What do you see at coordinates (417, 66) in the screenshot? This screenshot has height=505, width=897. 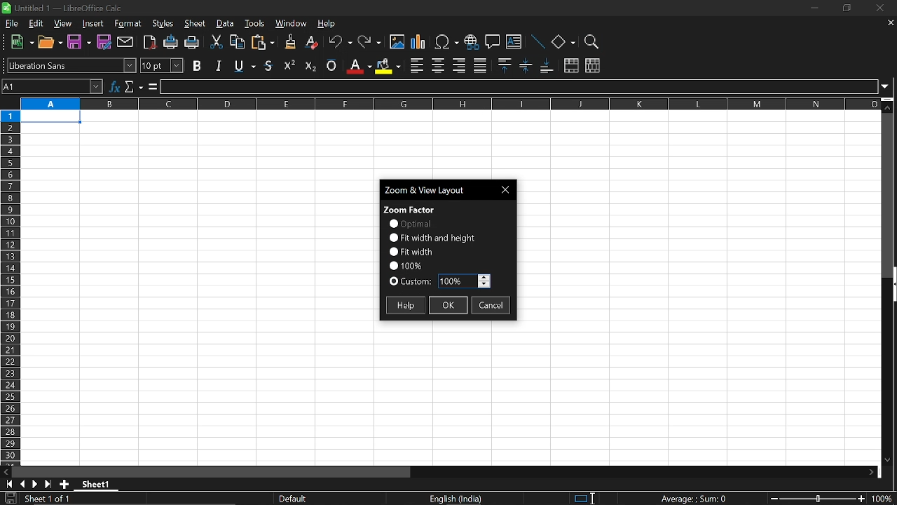 I see `align left` at bounding box center [417, 66].